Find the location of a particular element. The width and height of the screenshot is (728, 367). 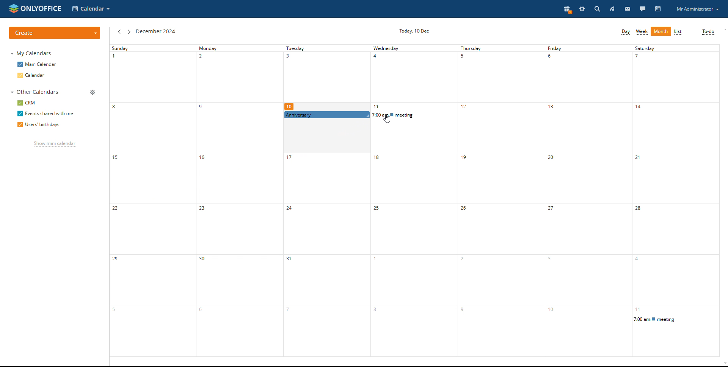

next month is located at coordinates (129, 32).